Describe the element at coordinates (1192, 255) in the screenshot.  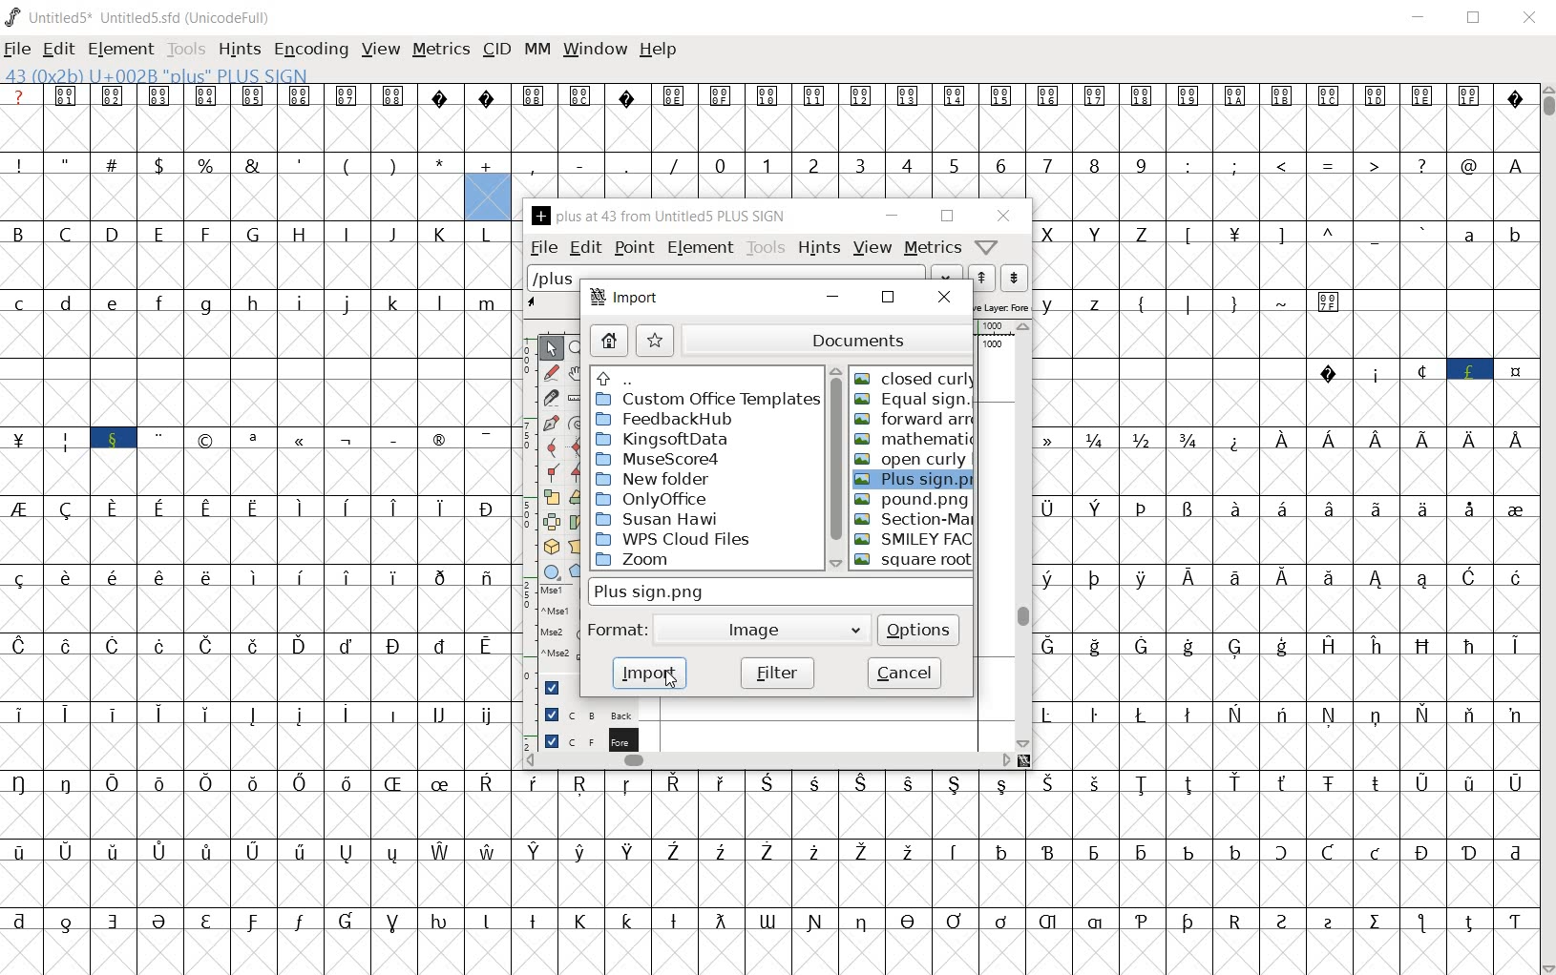
I see `L` at that location.